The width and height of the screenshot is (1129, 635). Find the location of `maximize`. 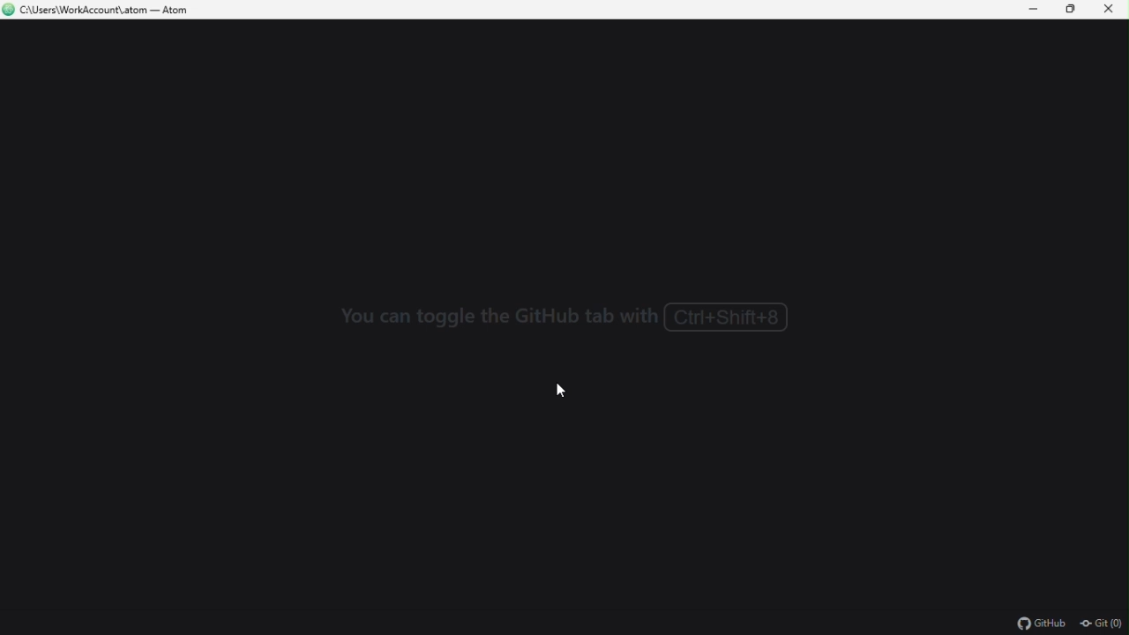

maximize is located at coordinates (1073, 11).